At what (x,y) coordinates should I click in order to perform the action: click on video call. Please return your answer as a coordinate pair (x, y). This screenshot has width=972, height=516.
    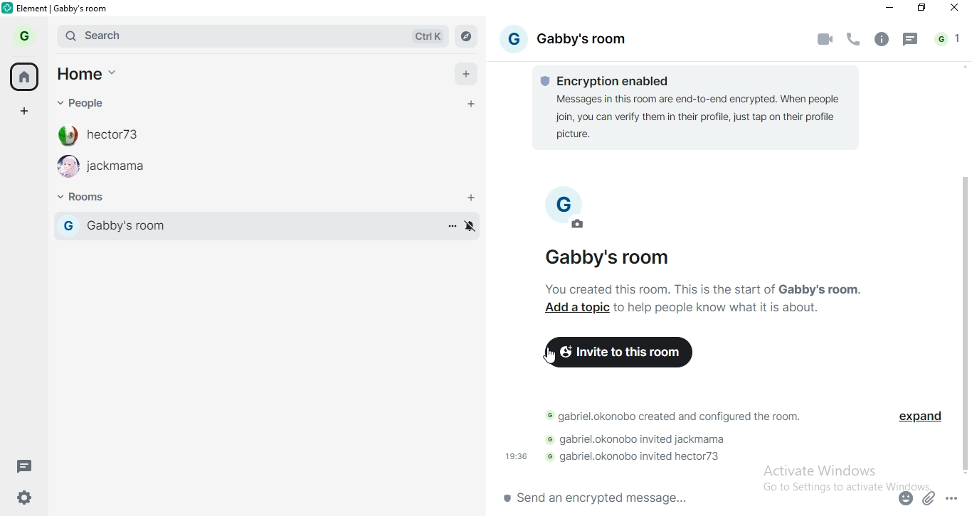
    Looking at the image, I should click on (819, 41).